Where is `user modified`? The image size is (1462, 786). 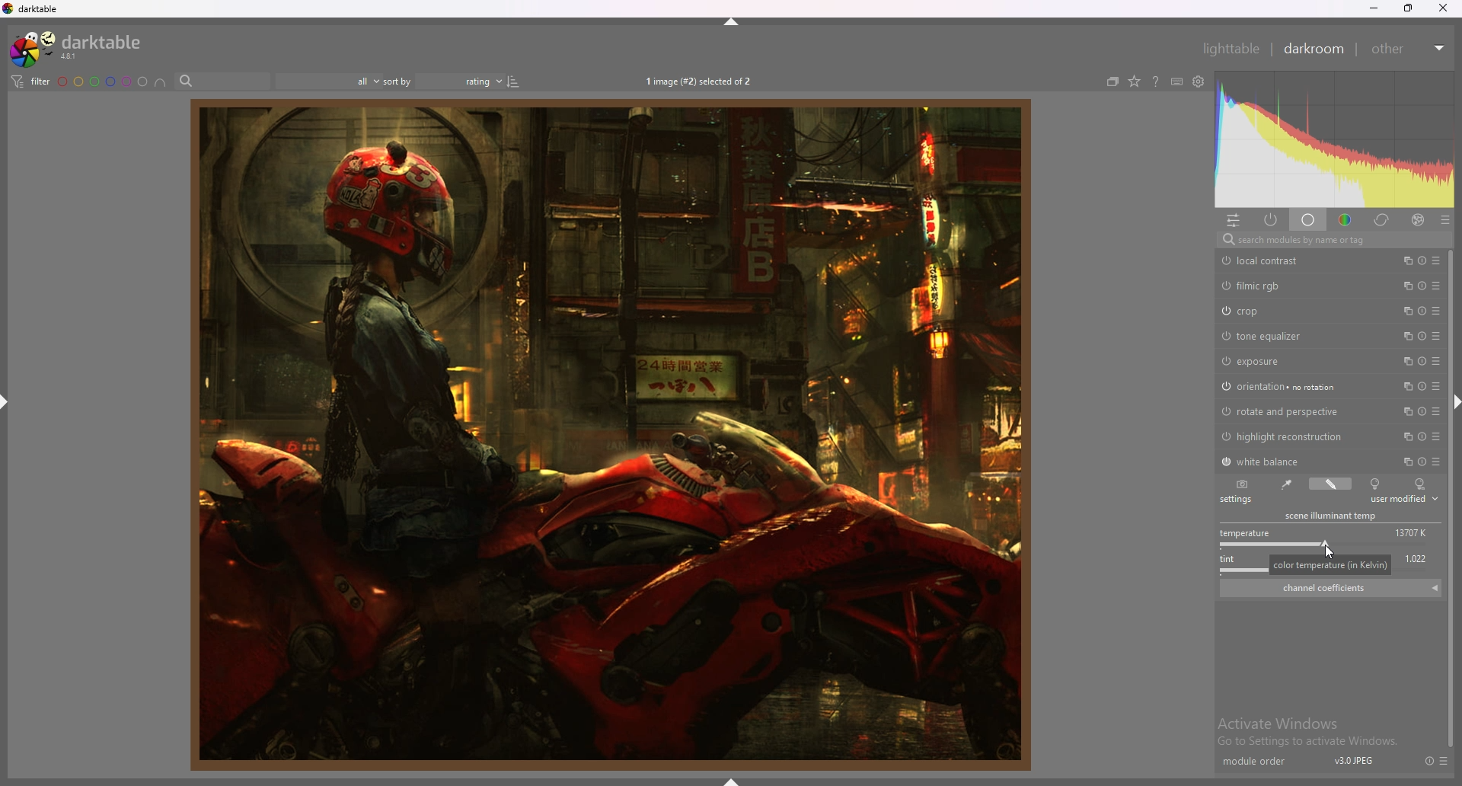 user modified is located at coordinates (1404, 500).